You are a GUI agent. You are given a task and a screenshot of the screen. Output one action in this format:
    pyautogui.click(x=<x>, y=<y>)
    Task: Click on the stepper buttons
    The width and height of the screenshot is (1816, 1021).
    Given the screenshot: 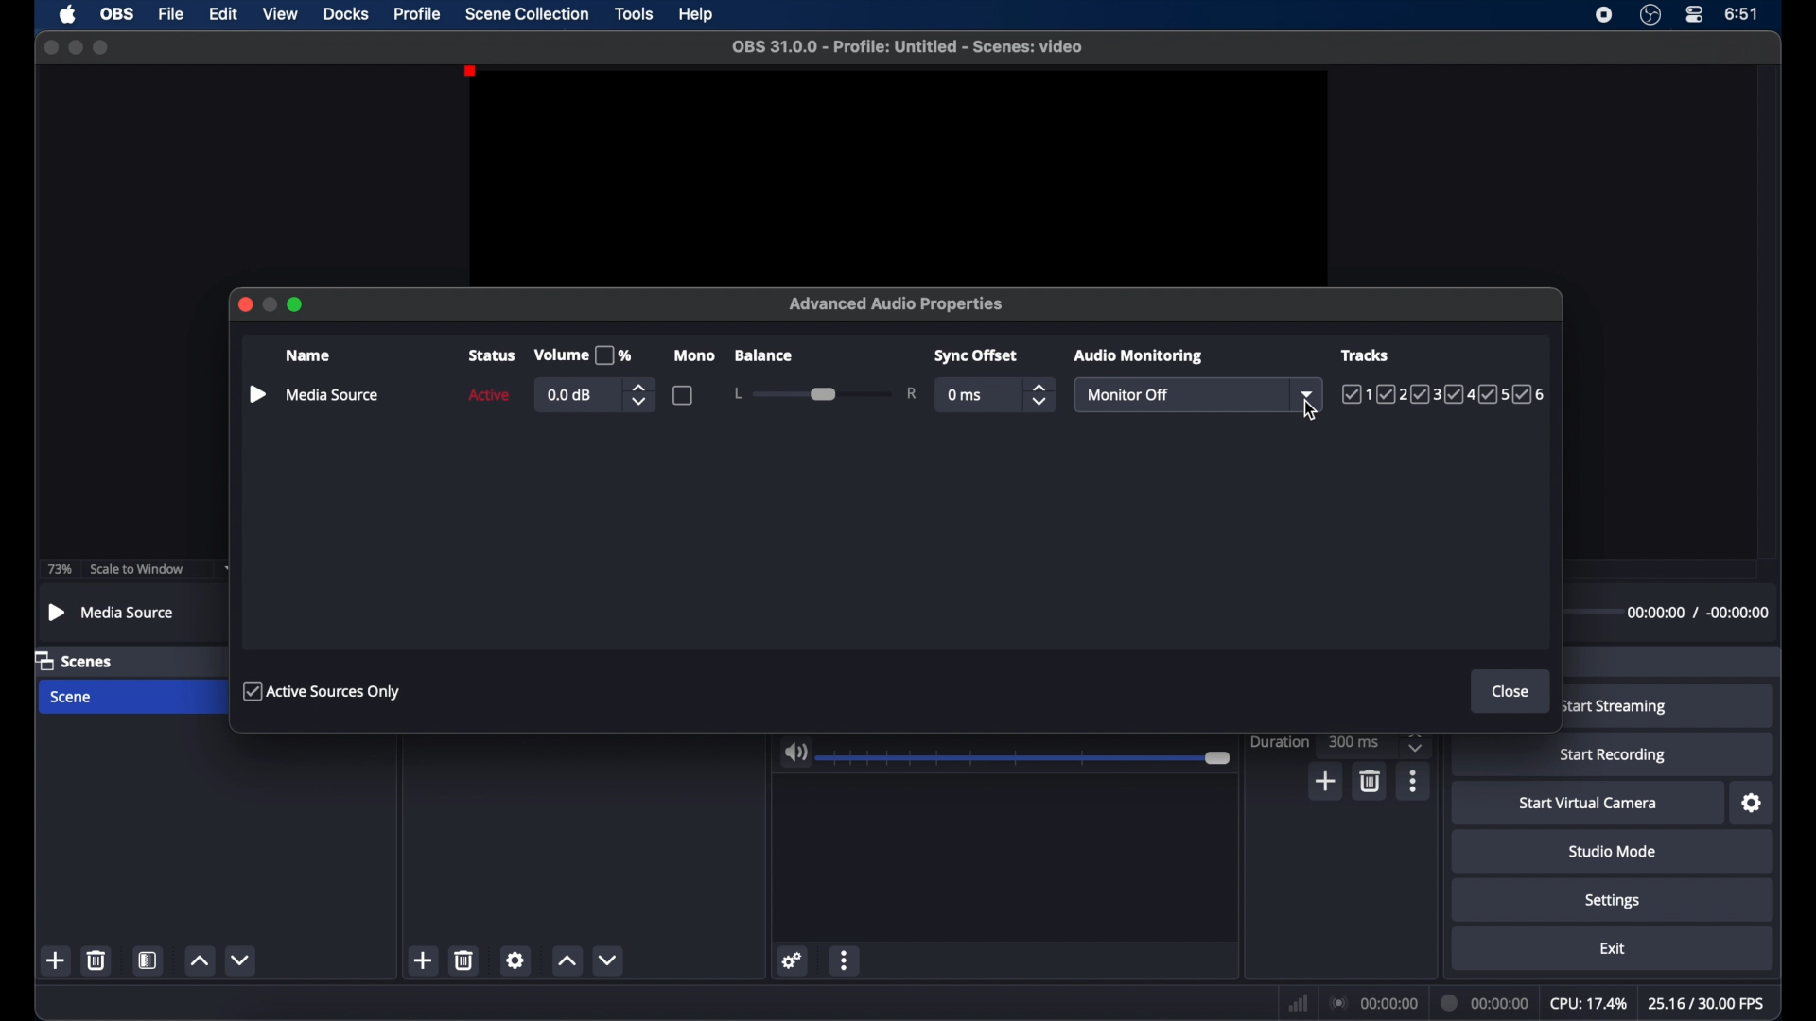 What is the action you would take?
    pyautogui.click(x=640, y=395)
    